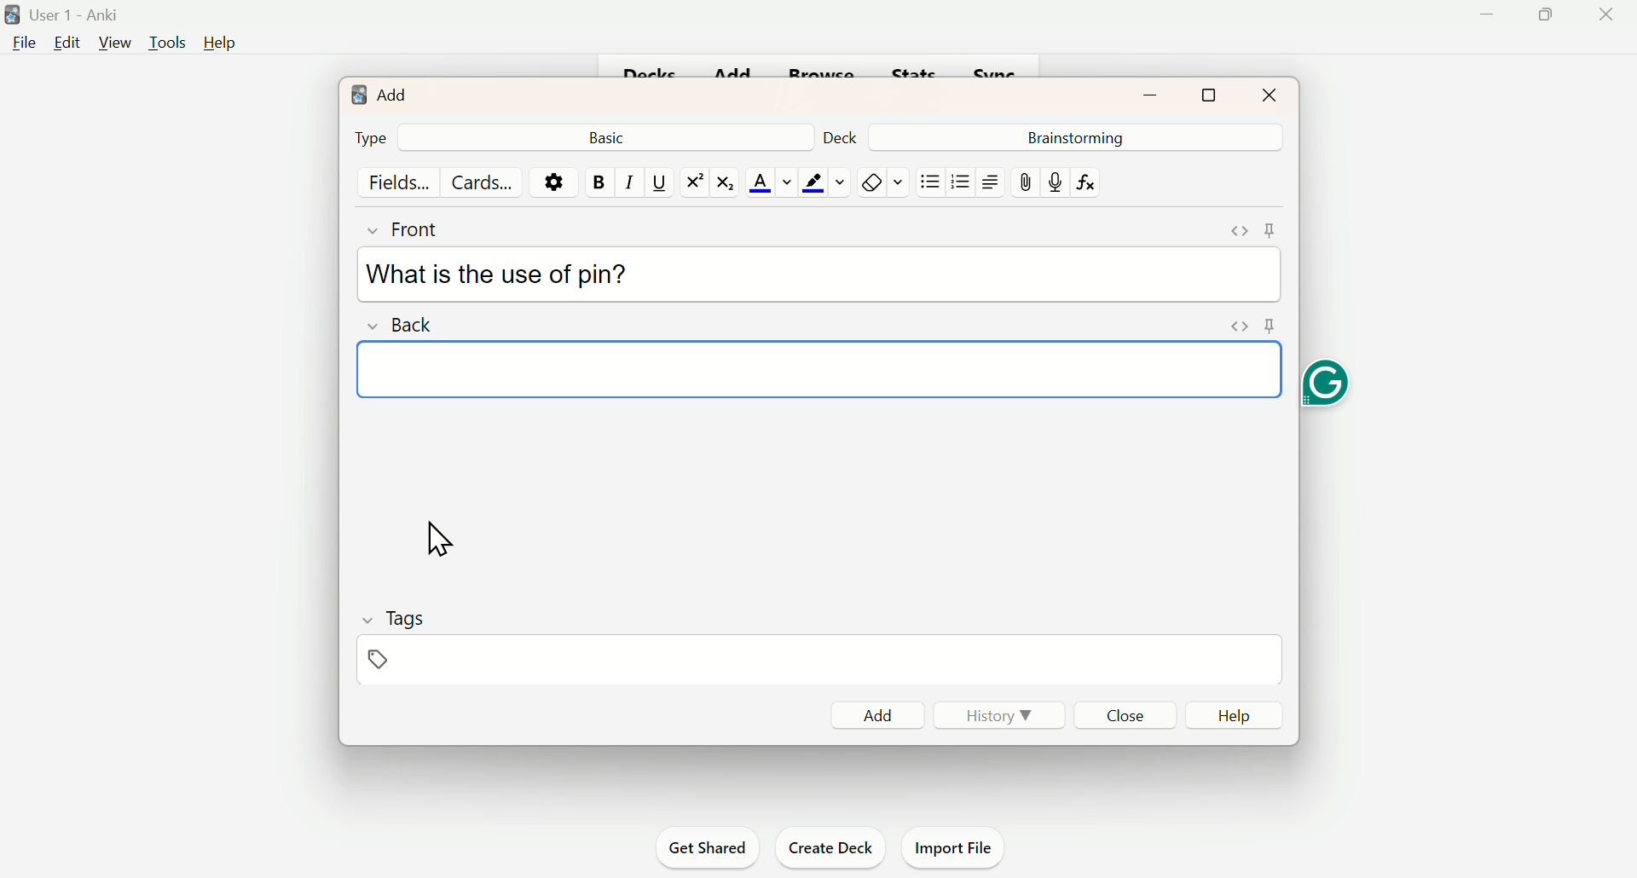  I want to click on , so click(113, 39).